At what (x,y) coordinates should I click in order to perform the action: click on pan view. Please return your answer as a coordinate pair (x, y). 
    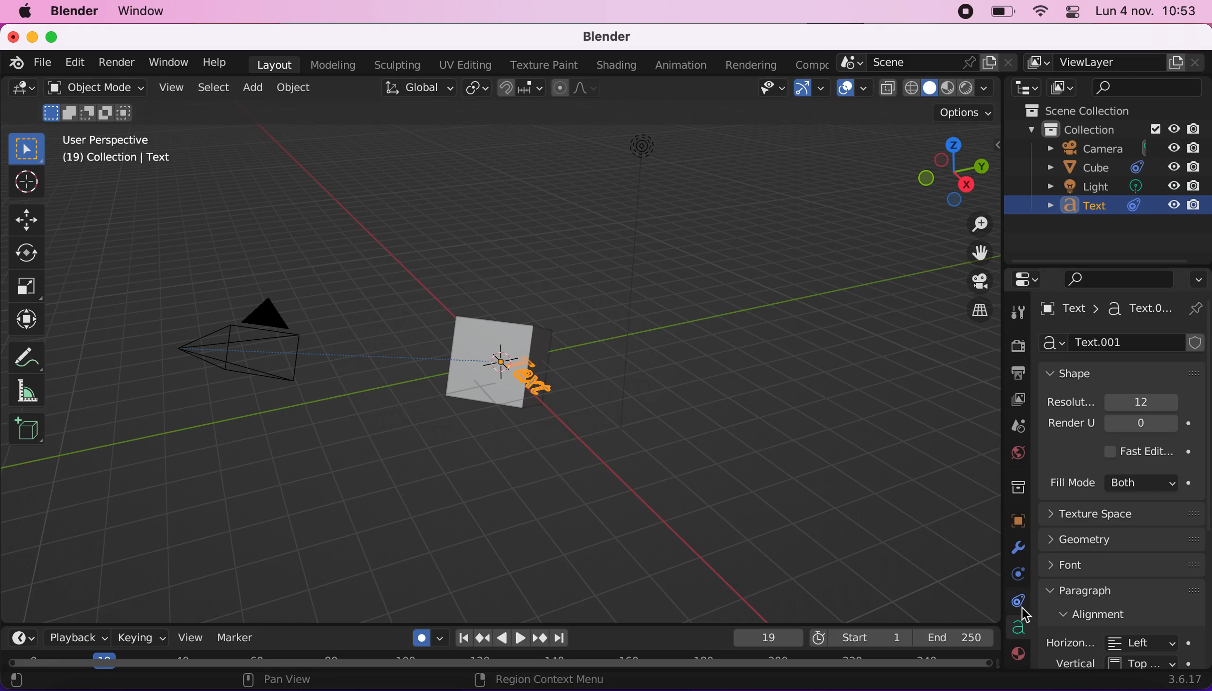
    Looking at the image, I should click on (315, 682).